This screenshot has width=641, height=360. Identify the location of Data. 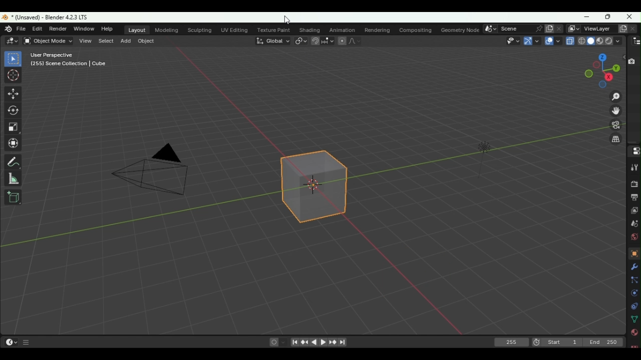
(635, 318).